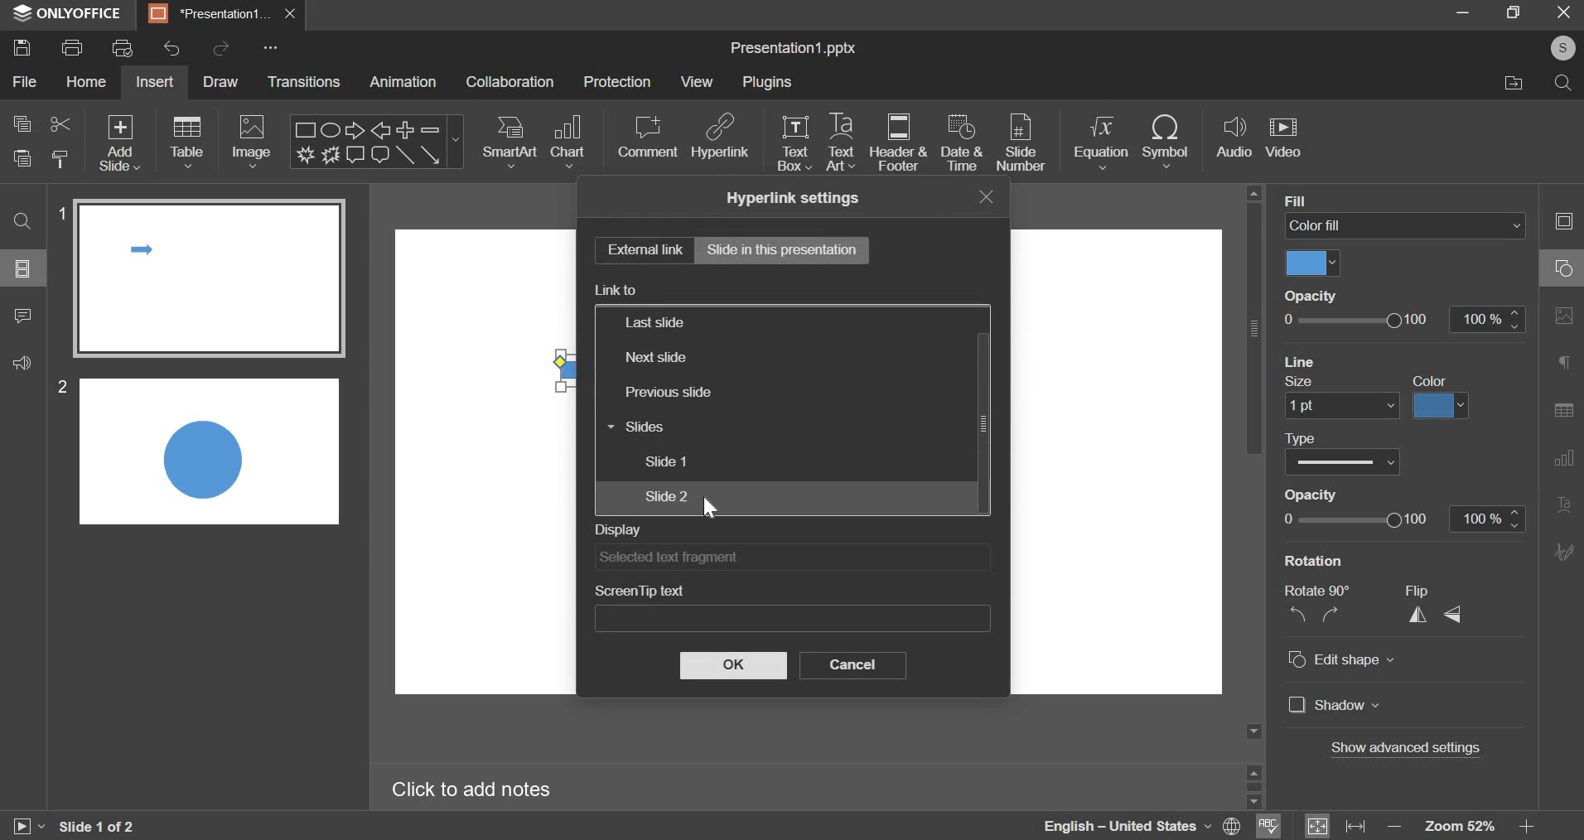 This screenshot has width=1584, height=840. I want to click on 1, so click(59, 214).